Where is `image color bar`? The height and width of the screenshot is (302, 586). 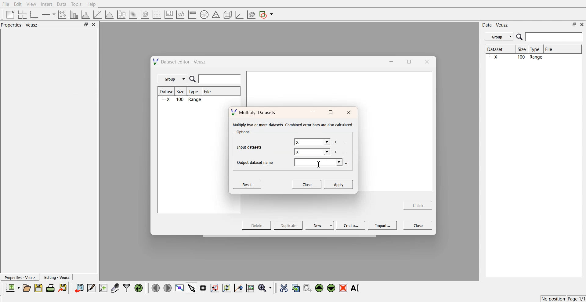
image color bar is located at coordinates (192, 15).